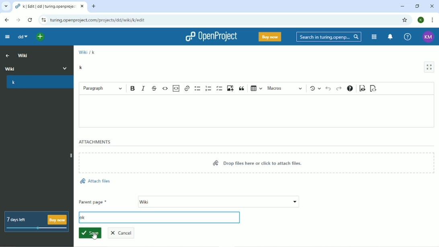 Image resolution: width=439 pixels, height=247 pixels. I want to click on 7 days left , so click(36, 221).